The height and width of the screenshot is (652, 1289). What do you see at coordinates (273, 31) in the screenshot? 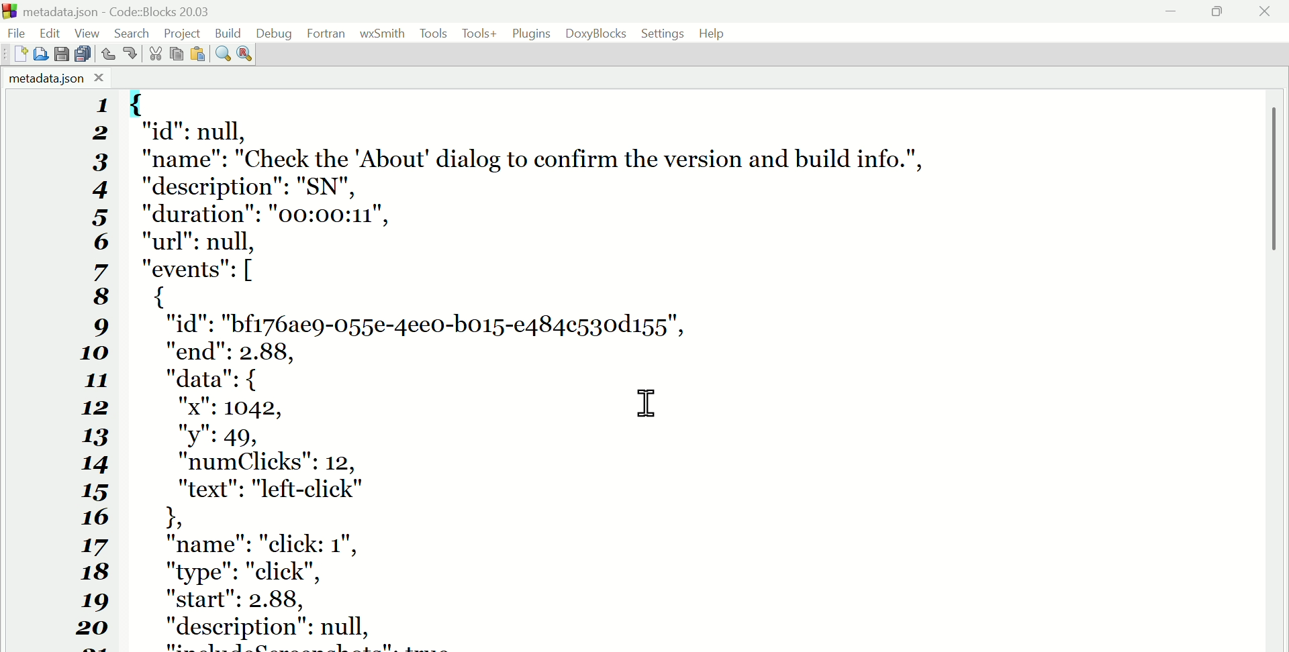
I see `Debug` at bounding box center [273, 31].